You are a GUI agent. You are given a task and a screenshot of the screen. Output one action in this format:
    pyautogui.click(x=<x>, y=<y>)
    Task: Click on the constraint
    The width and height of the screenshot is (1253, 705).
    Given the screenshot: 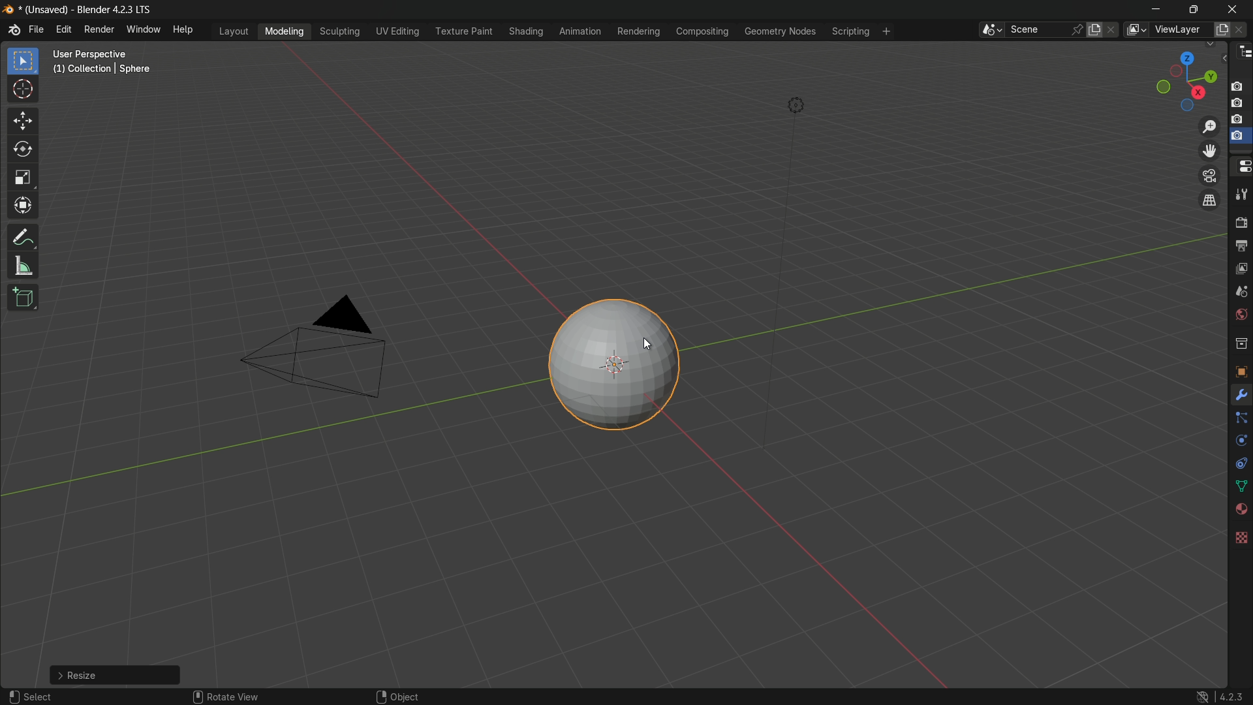 What is the action you would take?
    pyautogui.click(x=1240, y=463)
    